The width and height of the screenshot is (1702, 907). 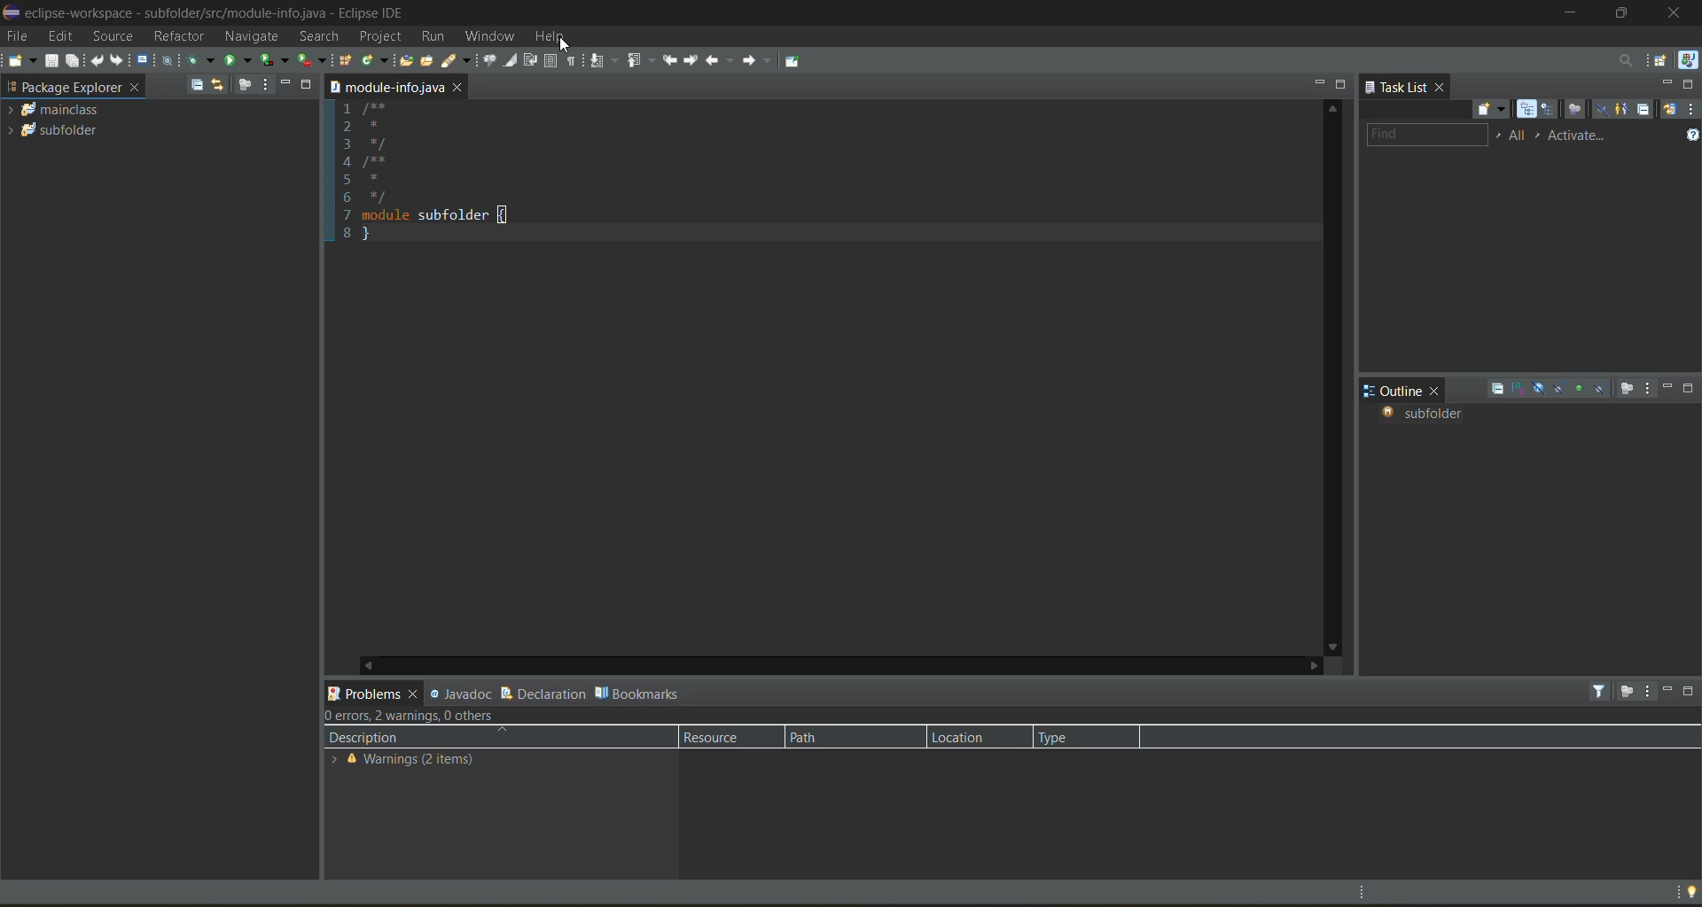 I want to click on , so click(x=412, y=717).